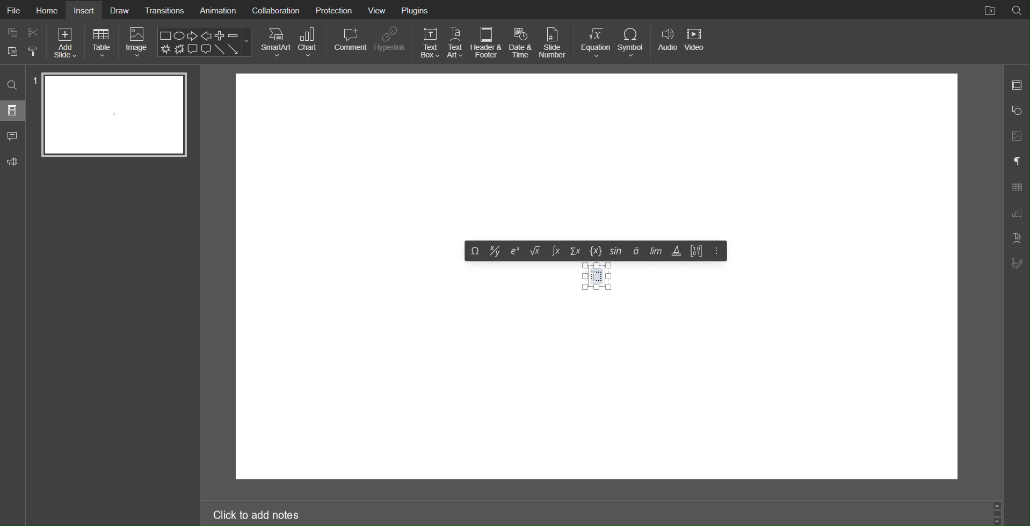  What do you see at coordinates (135, 43) in the screenshot?
I see `Image` at bounding box center [135, 43].